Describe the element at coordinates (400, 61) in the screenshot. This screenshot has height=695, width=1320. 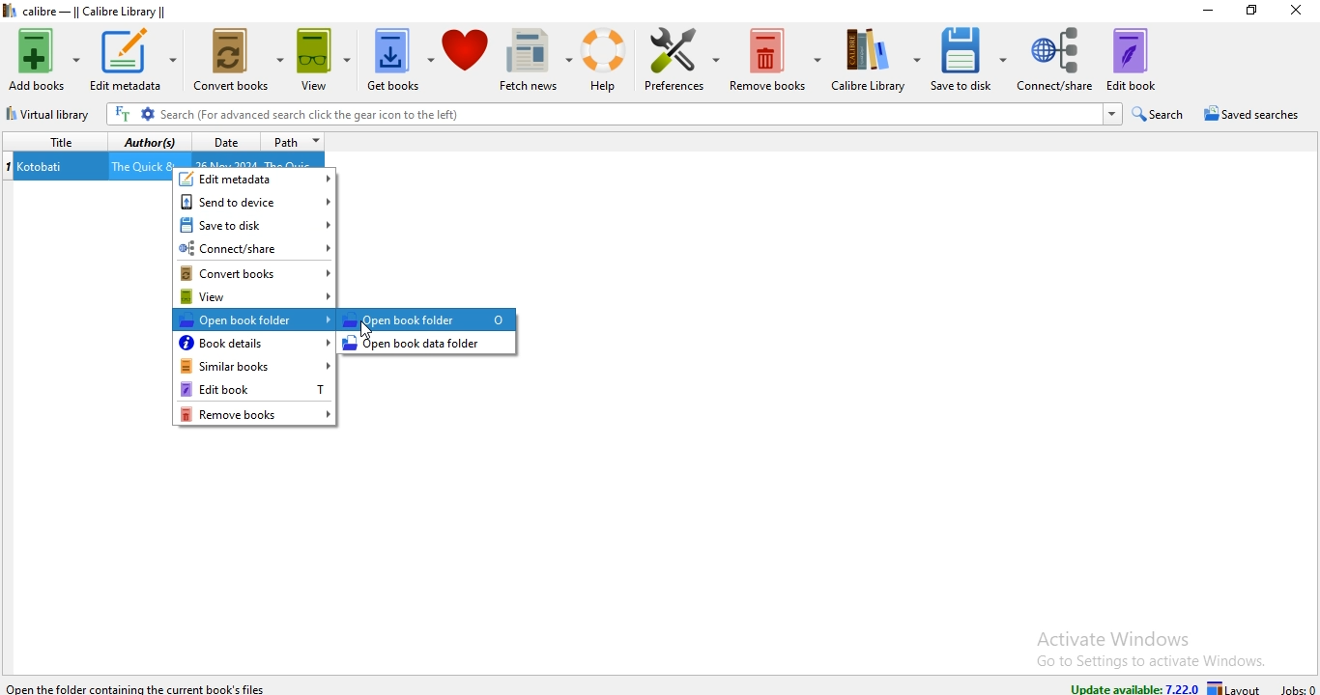
I see `get books` at that location.